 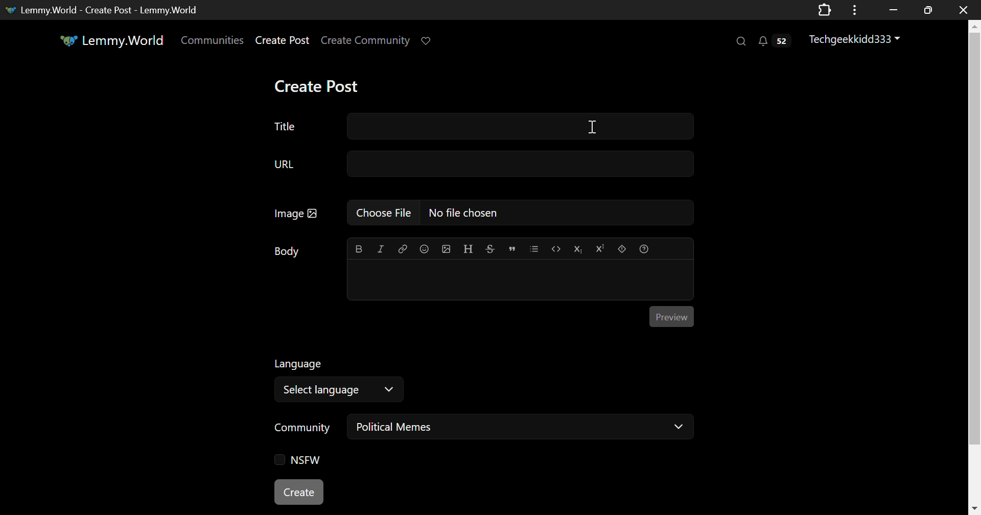 I want to click on Formatting Help, so click(x=643, y=249).